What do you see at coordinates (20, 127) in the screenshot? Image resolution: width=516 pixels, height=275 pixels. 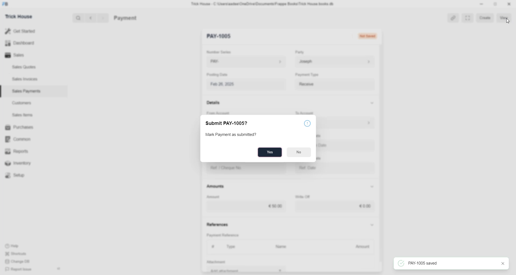 I see `Purchases` at bounding box center [20, 127].